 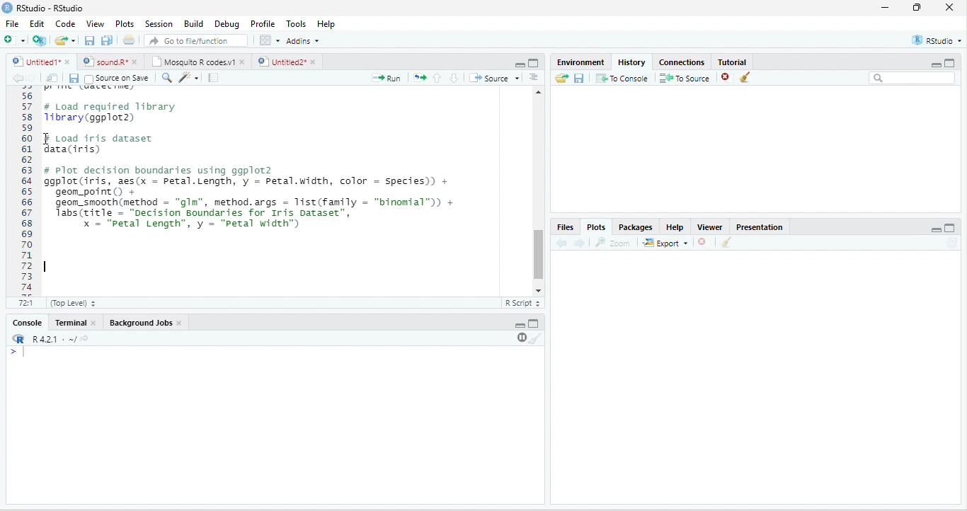 What do you see at coordinates (520, 65) in the screenshot?
I see `minimize` at bounding box center [520, 65].